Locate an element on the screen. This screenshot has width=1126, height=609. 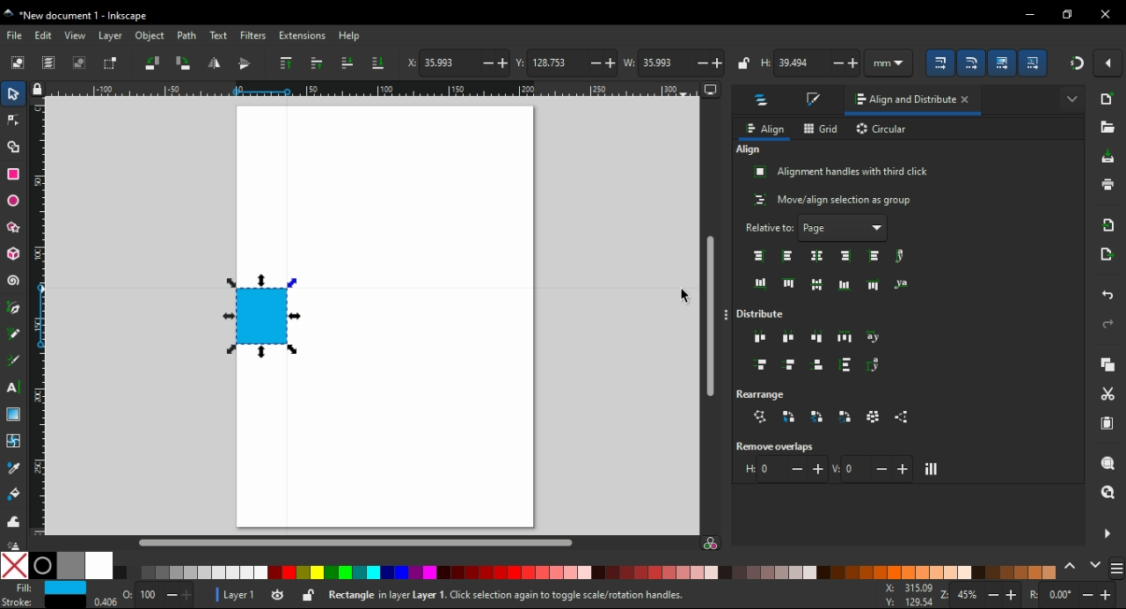
next is located at coordinates (1095, 565).